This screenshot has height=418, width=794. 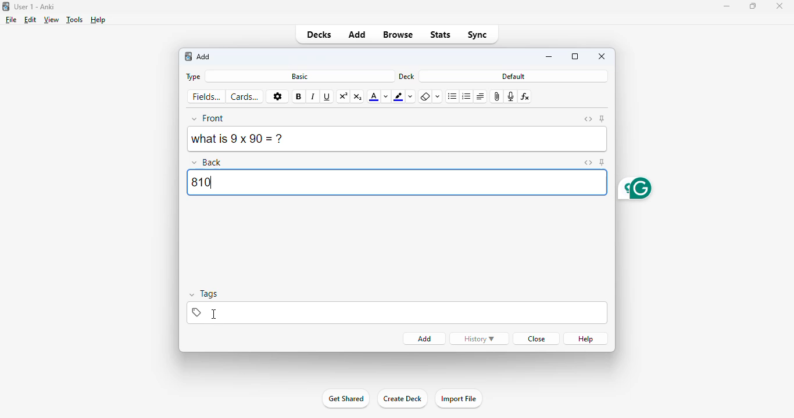 What do you see at coordinates (458, 399) in the screenshot?
I see `import file` at bounding box center [458, 399].